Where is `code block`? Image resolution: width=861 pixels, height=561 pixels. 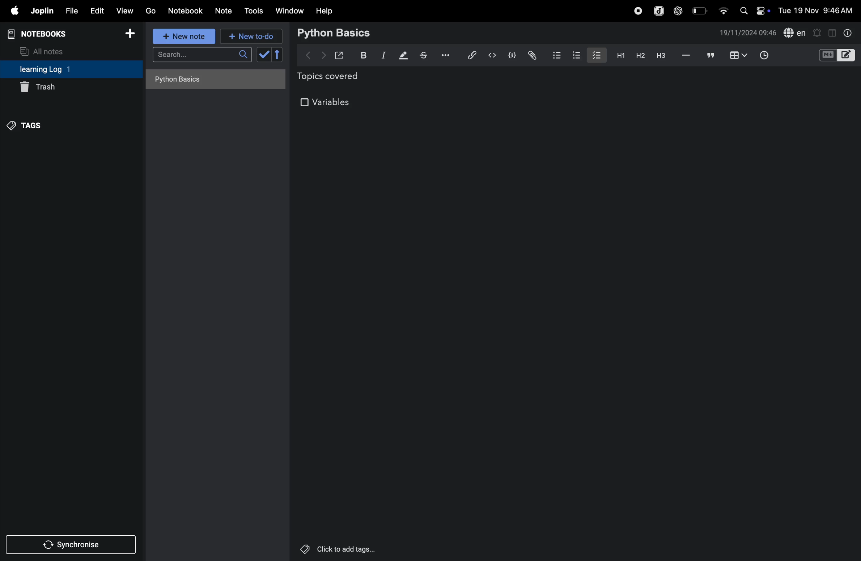
code block is located at coordinates (836, 56).